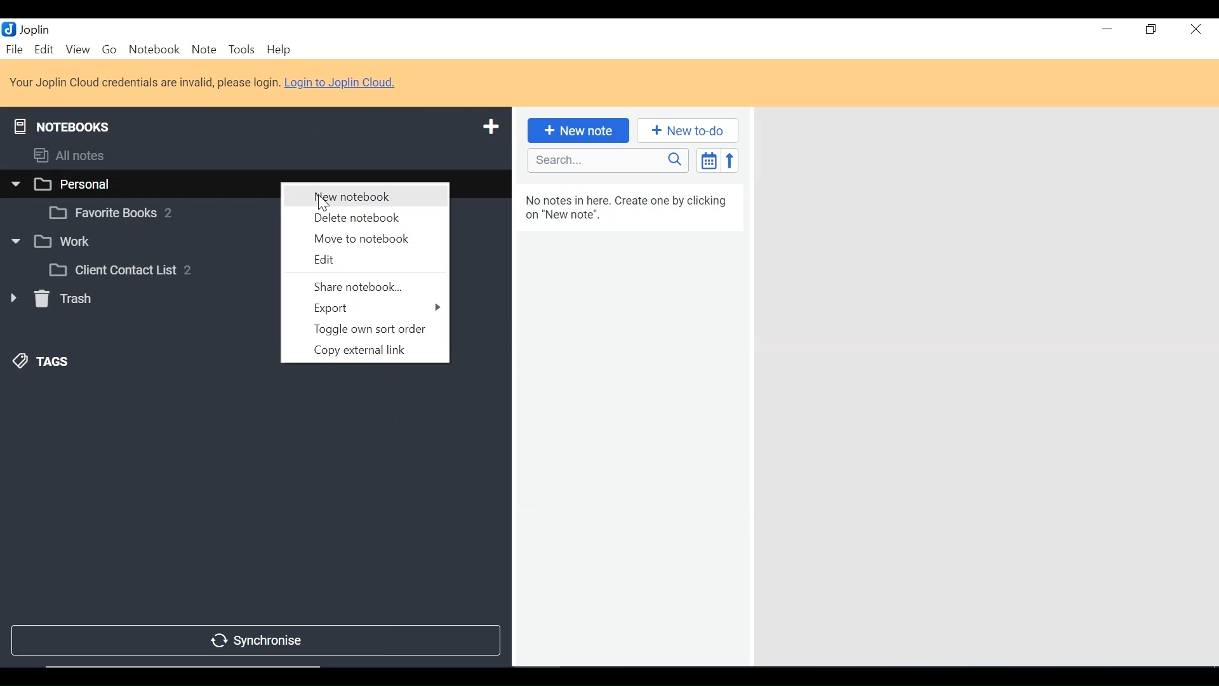 Image resolution: width=1219 pixels, height=686 pixels. I want to click on Copy External link, so click(364, 350).